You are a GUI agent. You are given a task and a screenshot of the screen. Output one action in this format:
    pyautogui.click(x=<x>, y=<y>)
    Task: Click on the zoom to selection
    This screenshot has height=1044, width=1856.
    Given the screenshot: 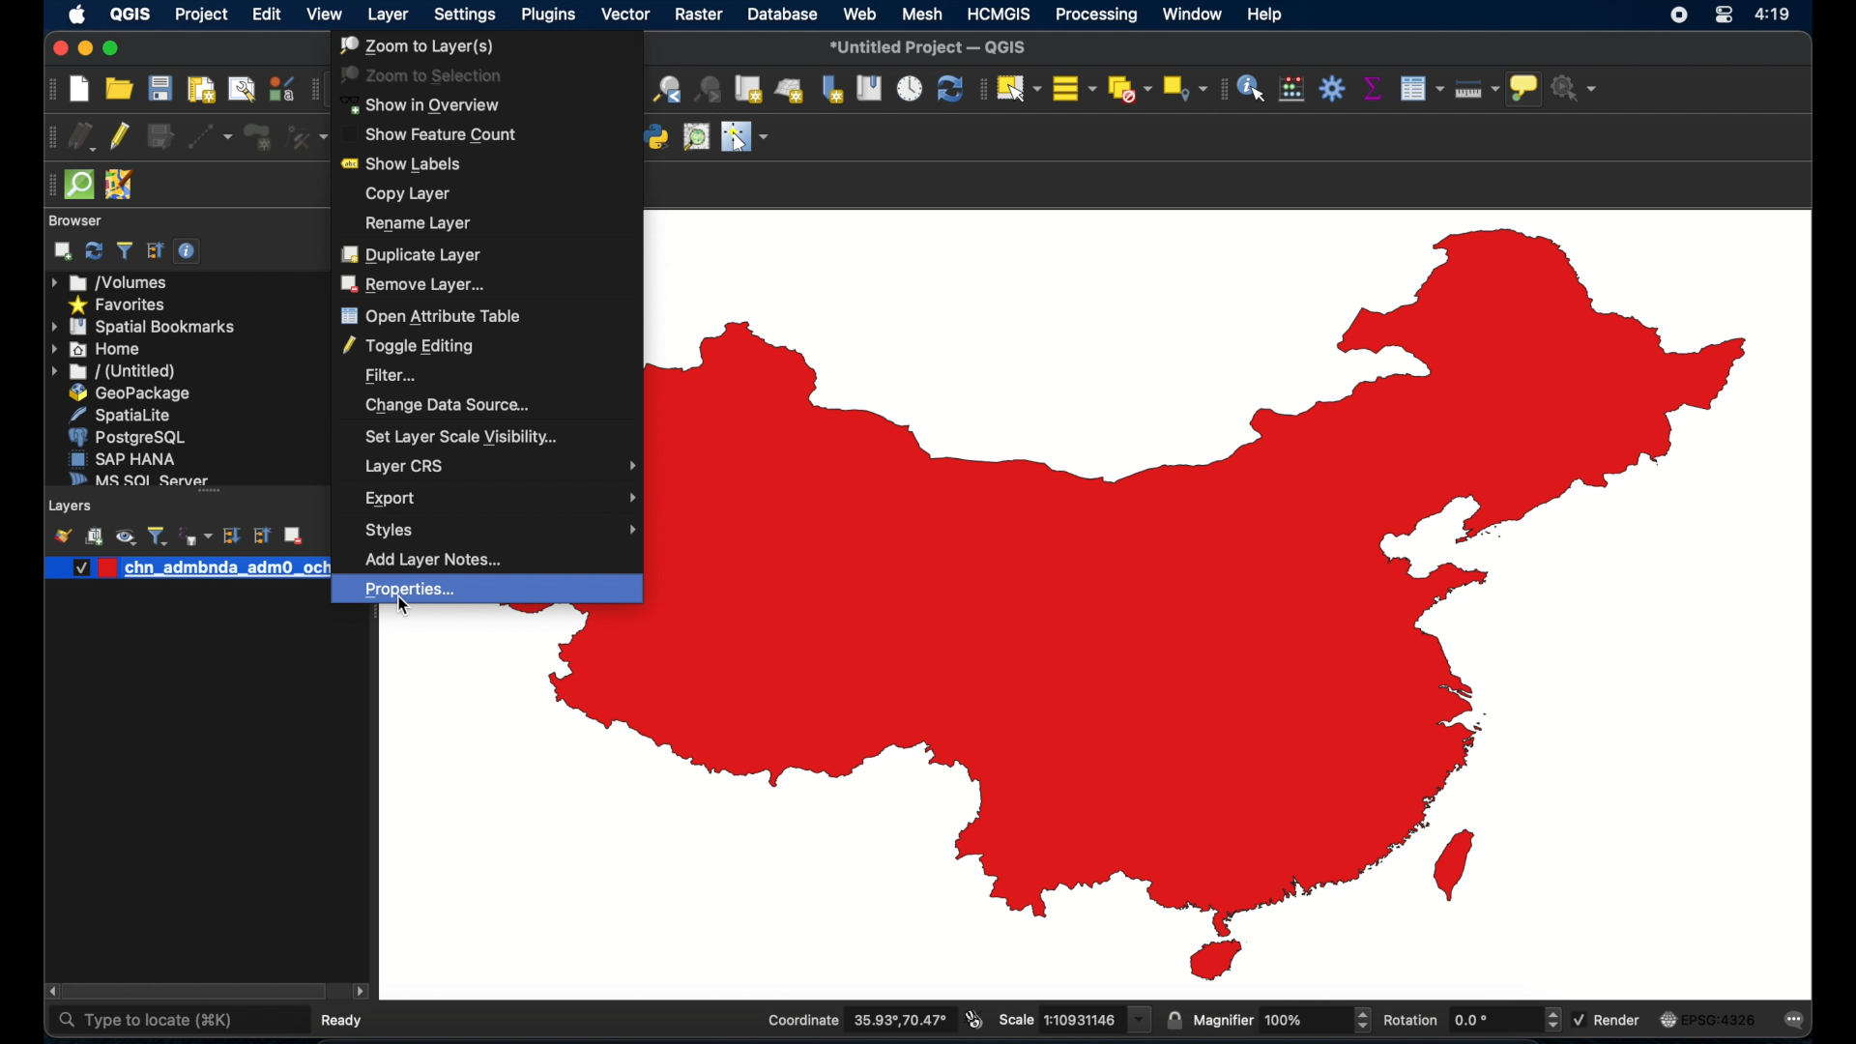 What is the action you would take?
    pyautogui.click(x=423, y=75)
    